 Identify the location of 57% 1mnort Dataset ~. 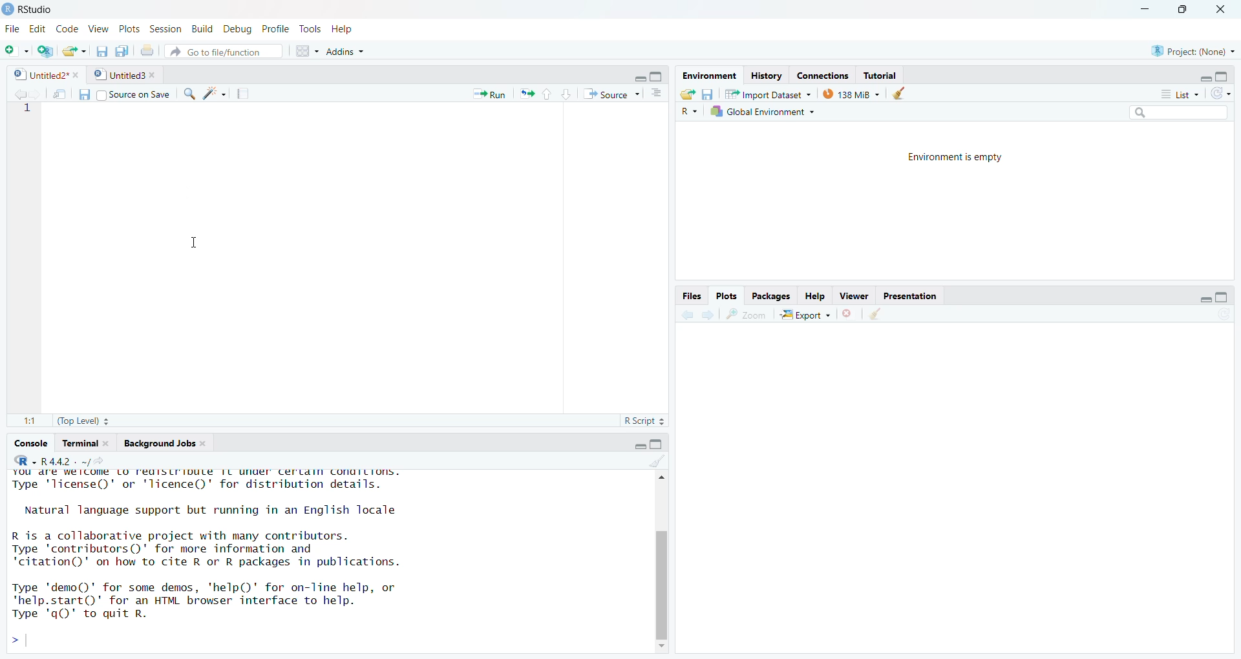
(765, 92).